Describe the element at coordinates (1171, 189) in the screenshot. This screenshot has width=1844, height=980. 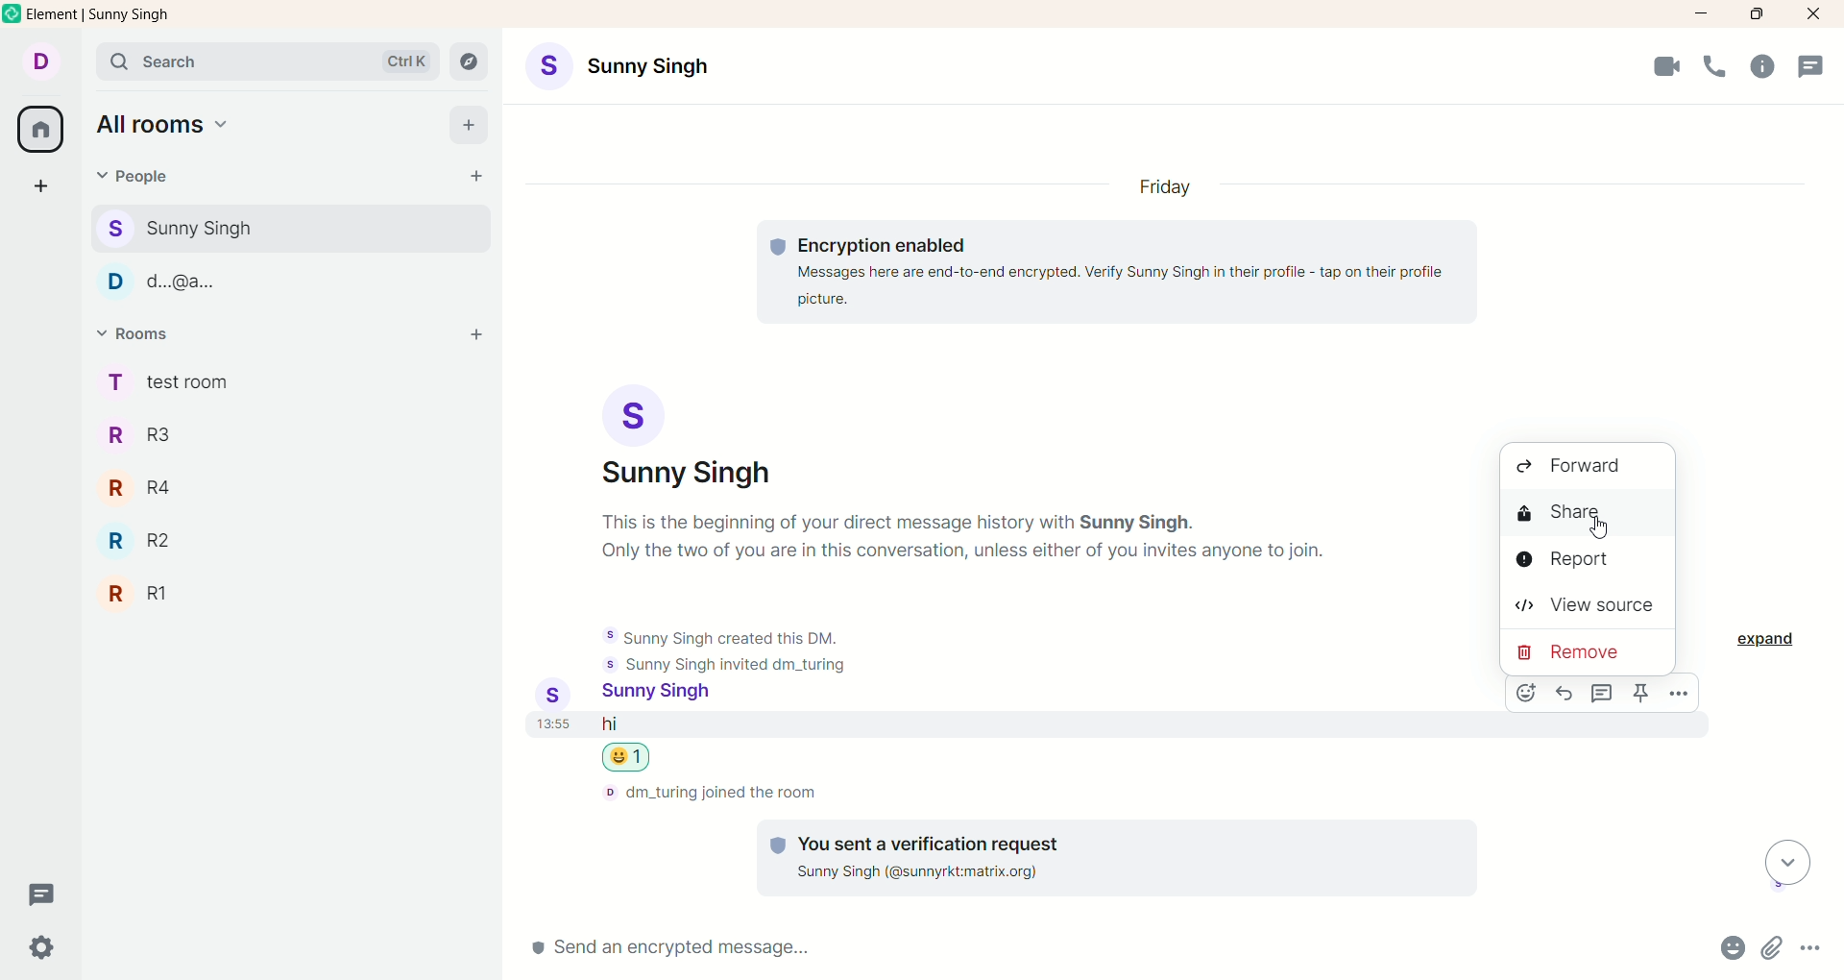
I see `day` at that location.